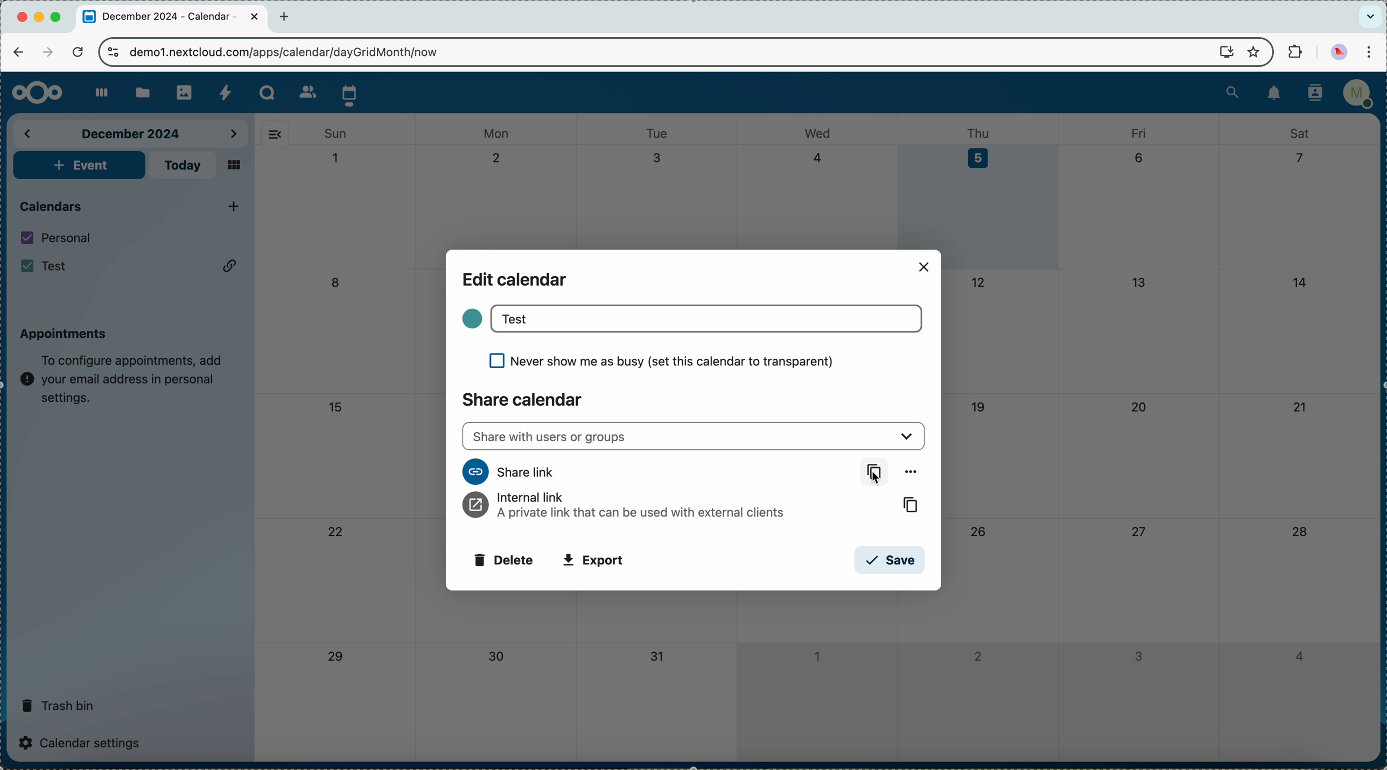  Describe the element at coordinates (594, 562) in the screenshot. I see `export` at that location.